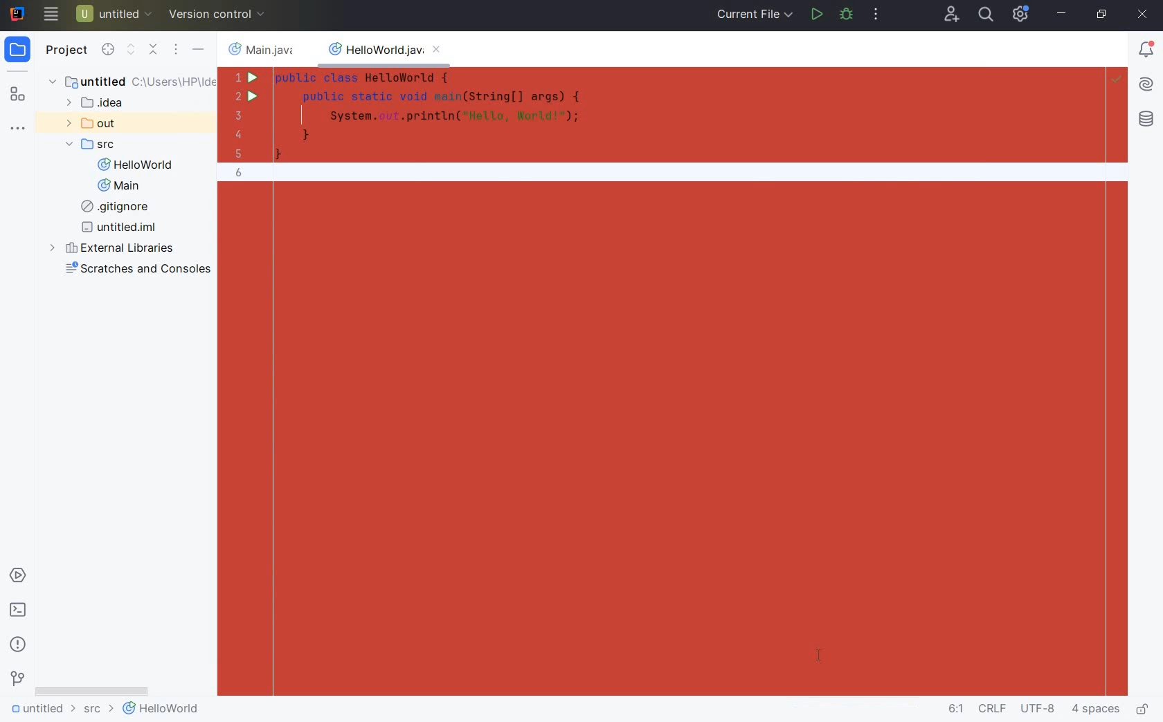 Image resolution: width=1163 pixels, height=722 pixels. What do you see at coordinates (986, 15) in the screenshot?
I see `search everywhere` at bounding box center [986, 15].